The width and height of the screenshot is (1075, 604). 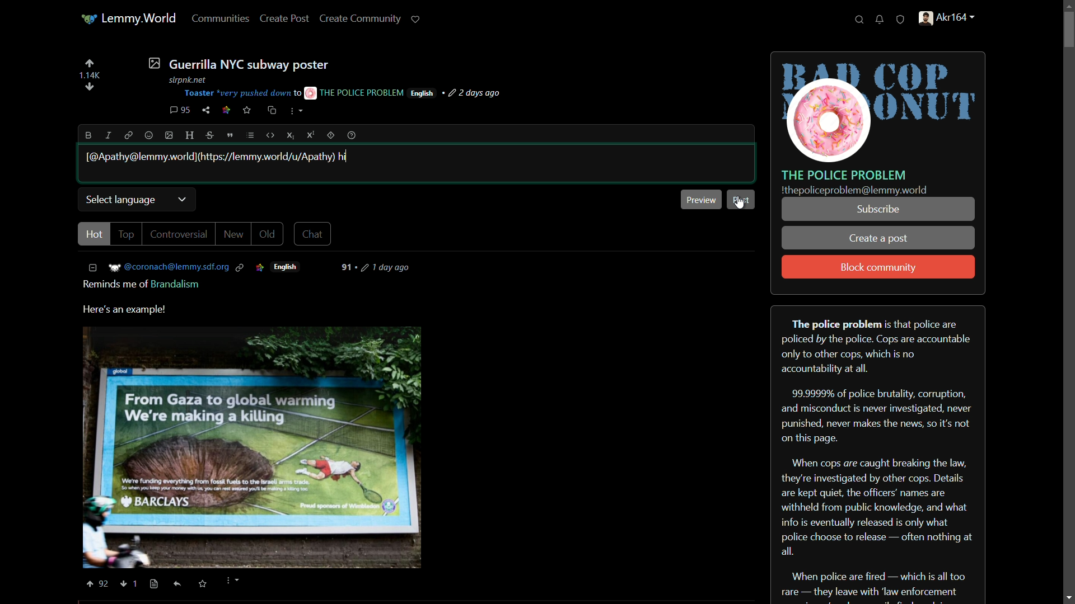 I want to click on bold, so click(x=89, y=135).